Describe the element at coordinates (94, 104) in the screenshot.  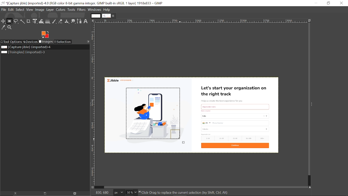
I see `Vertical label` at that location.